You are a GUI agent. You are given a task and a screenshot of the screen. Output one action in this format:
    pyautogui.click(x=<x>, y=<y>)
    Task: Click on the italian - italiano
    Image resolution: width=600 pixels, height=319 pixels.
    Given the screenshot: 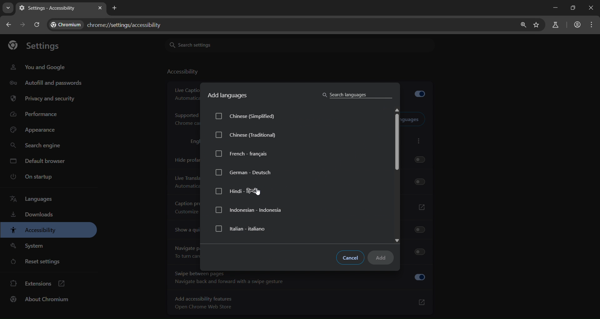 What is the action you would take?
    pyautogui.click(x=242, y=229)
    